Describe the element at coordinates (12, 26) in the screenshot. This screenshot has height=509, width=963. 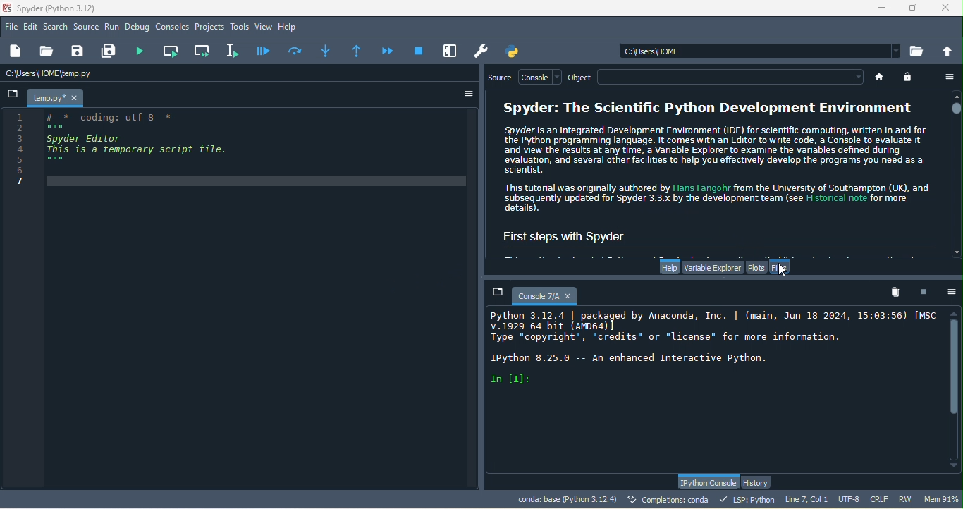
I see `file` at that location.